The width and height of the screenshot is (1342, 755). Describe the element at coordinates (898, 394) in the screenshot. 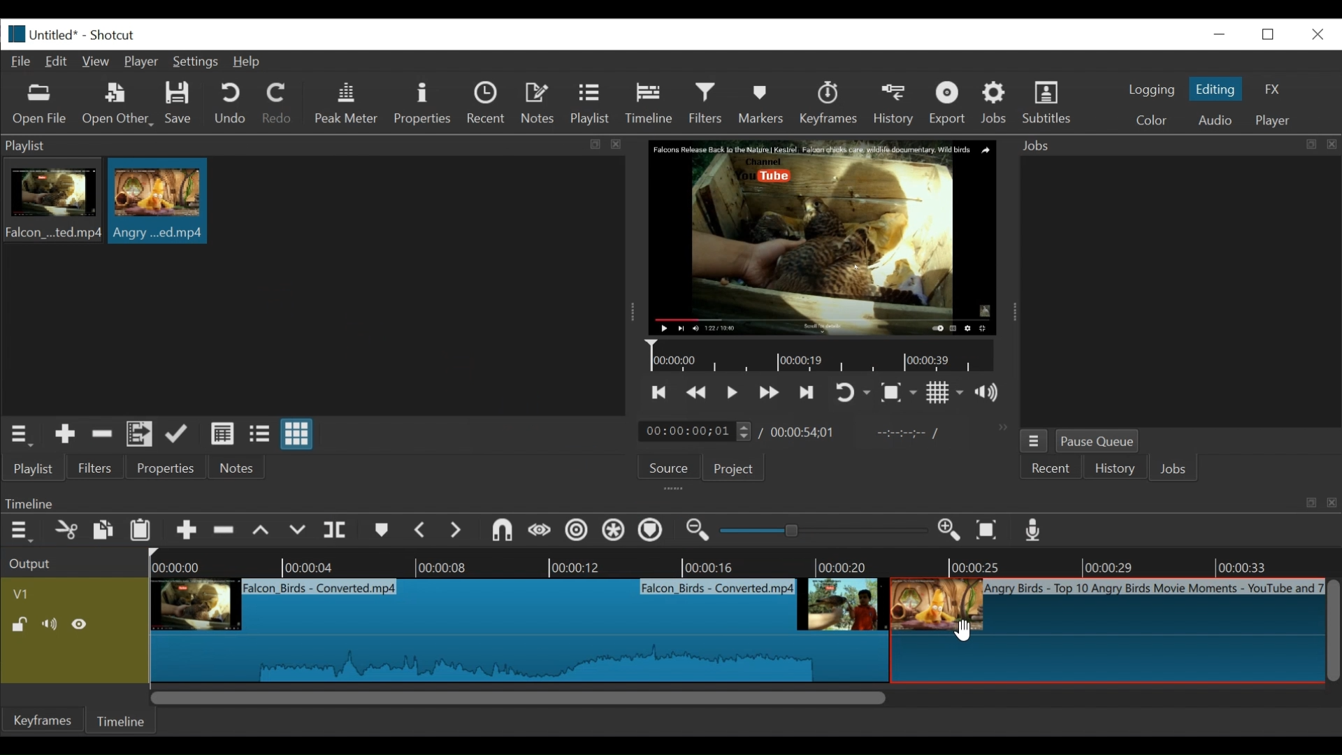

I see `Toggle zoom` at that location.